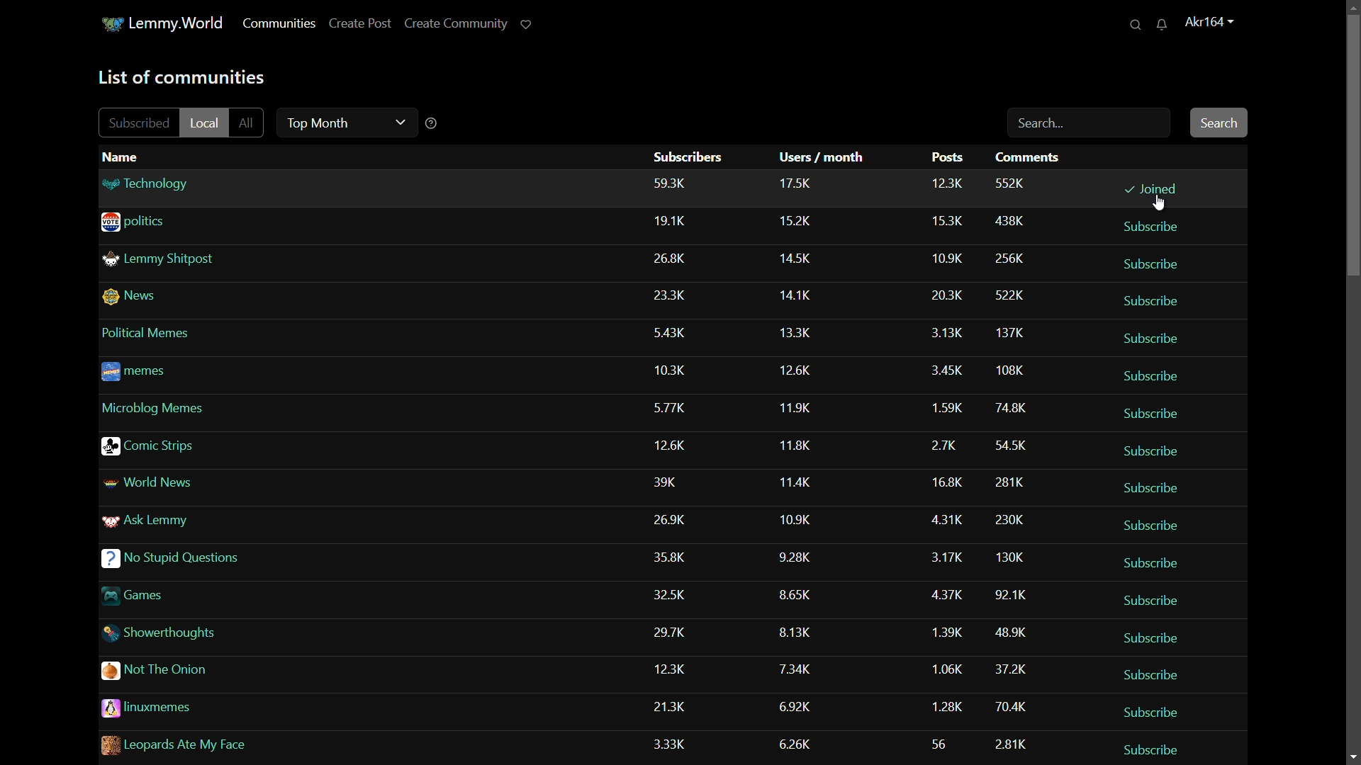  What do you see at coordinates (945, 159) in the screenshot?
I see `posts` at bounding box center [945, 159].